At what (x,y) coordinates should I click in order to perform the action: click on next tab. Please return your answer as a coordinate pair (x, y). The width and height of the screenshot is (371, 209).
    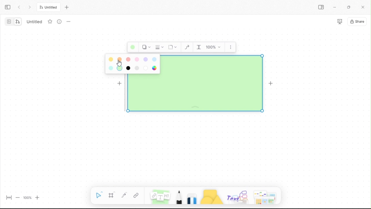
    Looking at the image, I should click on (30, 8).